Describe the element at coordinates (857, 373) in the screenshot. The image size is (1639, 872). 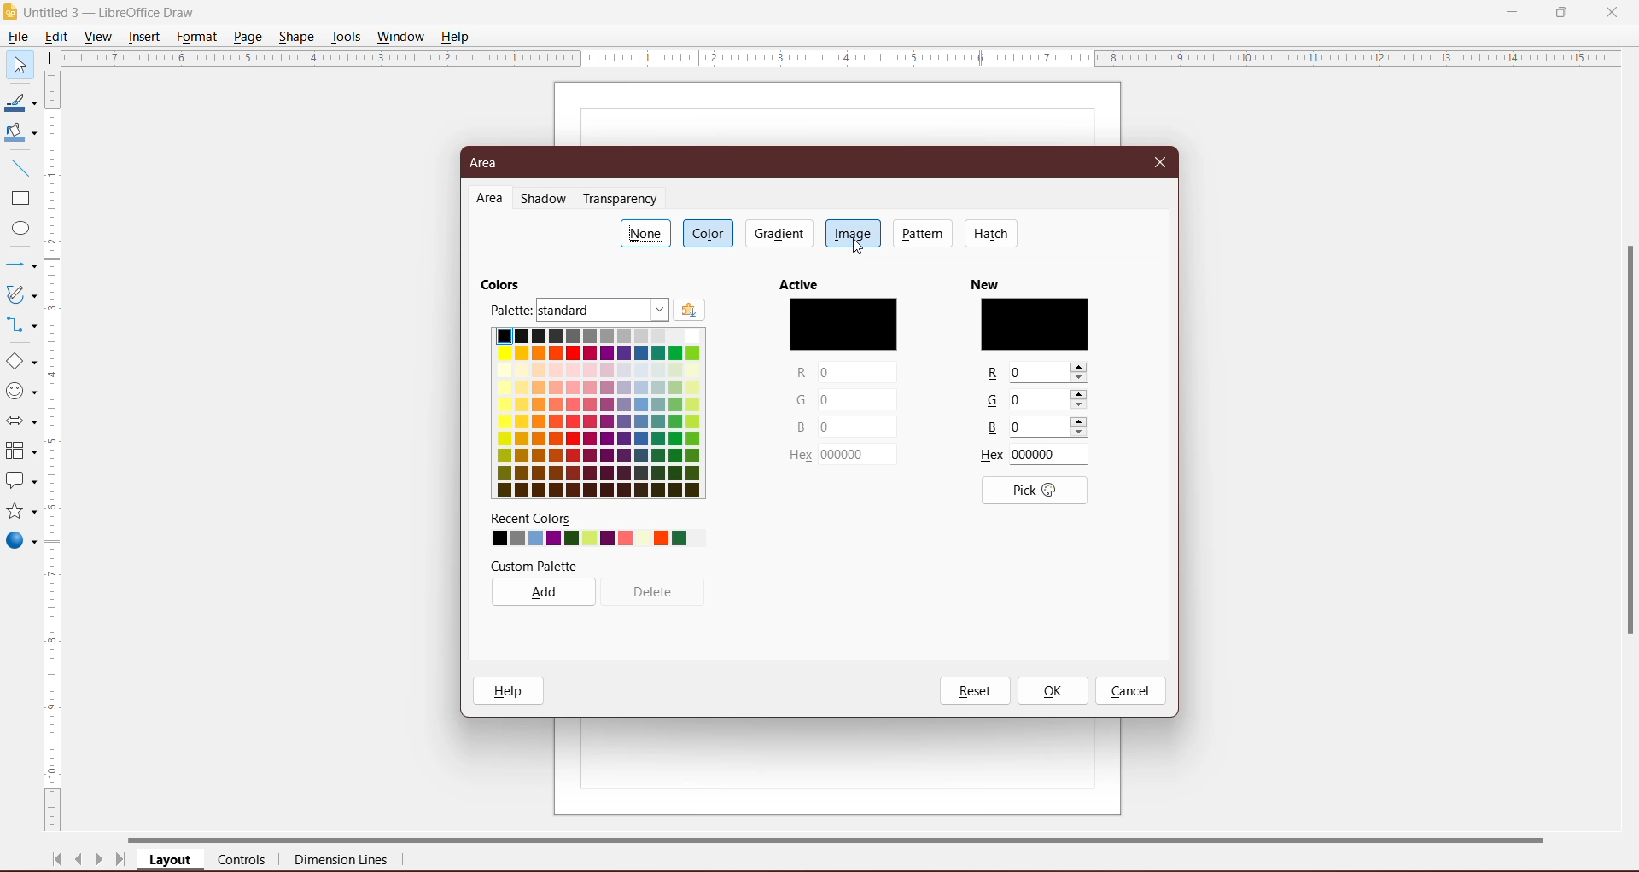
I see `0` at that location.